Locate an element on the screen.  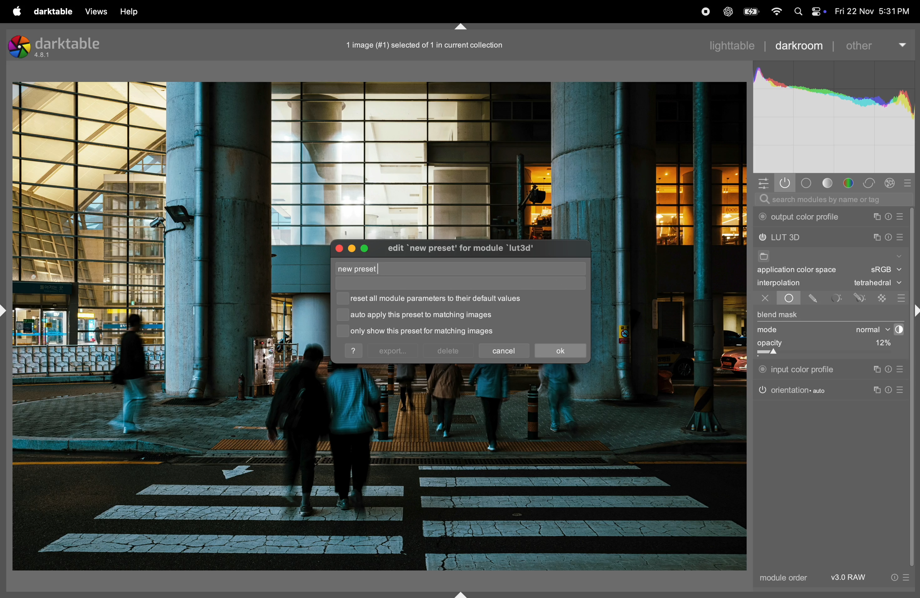
12% is located at coordinates (881, 344).